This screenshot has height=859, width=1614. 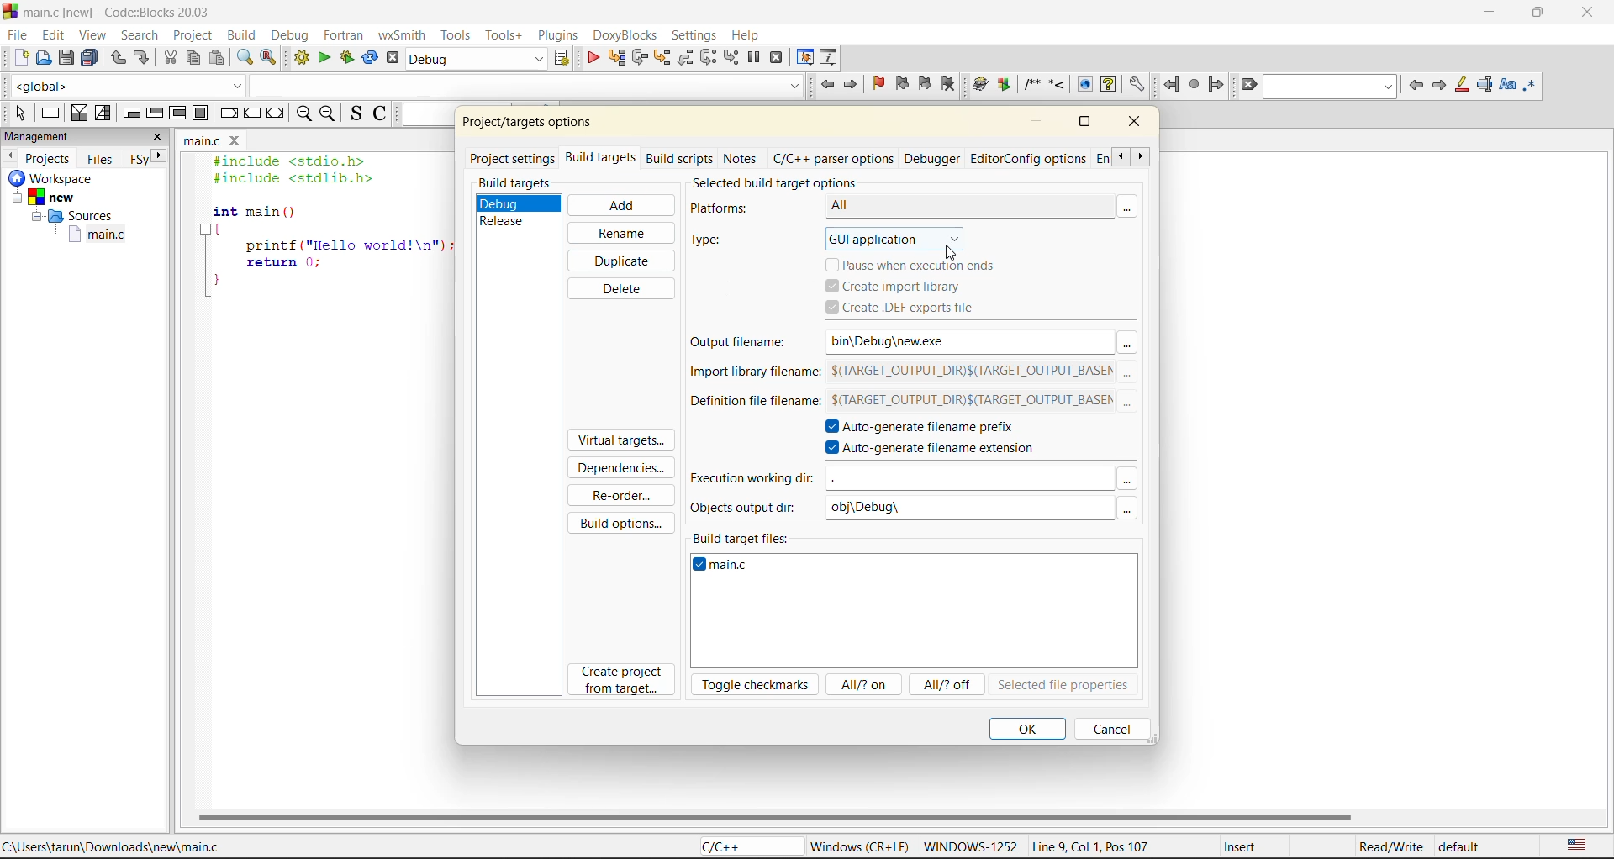 I want to click on break instruction, so click(x=200, y=113).